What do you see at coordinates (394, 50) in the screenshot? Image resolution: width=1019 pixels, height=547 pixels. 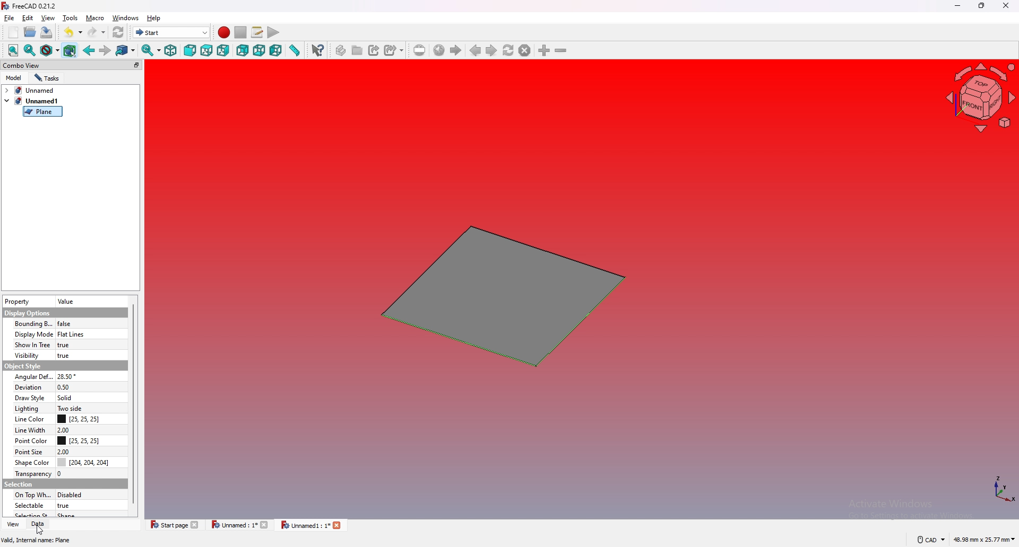 I see `create sub link` at bounding box center [394, 50].